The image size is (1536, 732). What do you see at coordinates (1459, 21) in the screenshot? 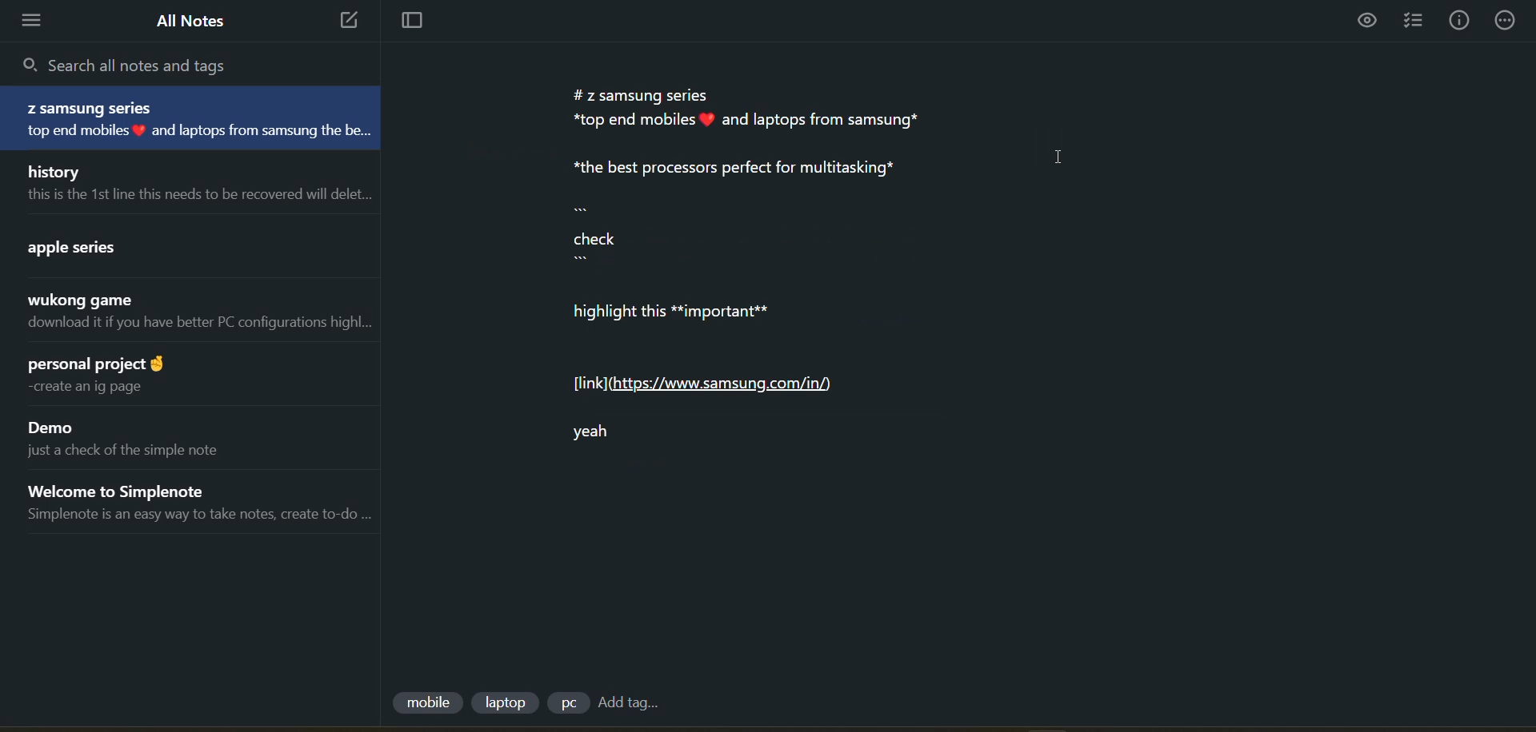
I see `info` at bounding box center [1459, 21].